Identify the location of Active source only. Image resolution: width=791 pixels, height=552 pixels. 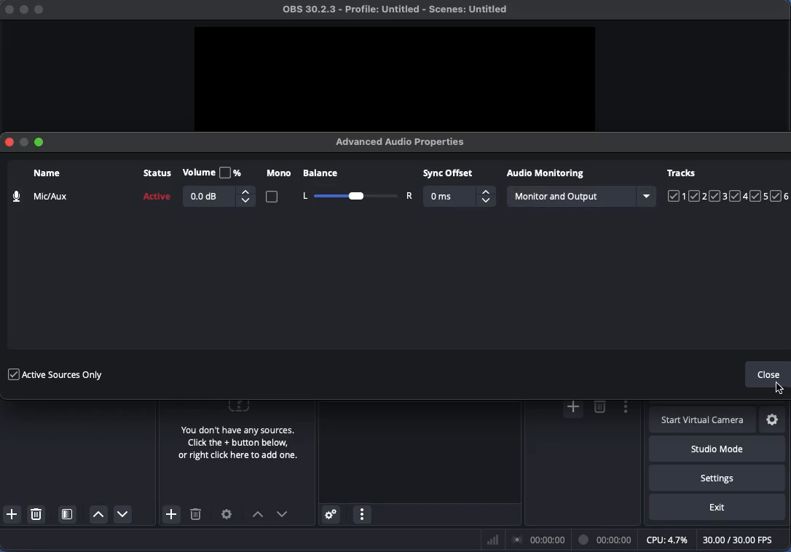
(55, 373).